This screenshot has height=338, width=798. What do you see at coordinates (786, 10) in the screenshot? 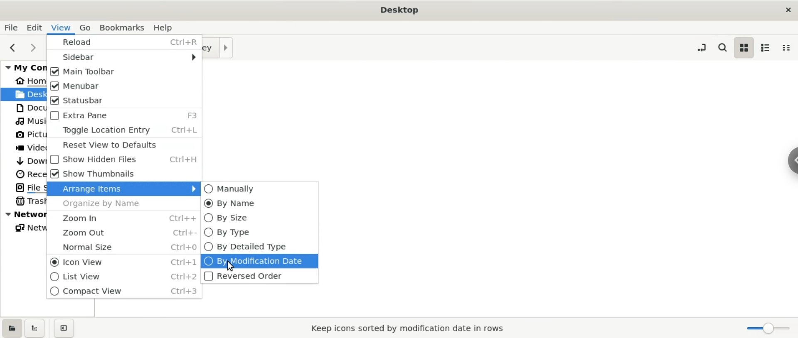
I see `close` at bounding box center [786, 10].